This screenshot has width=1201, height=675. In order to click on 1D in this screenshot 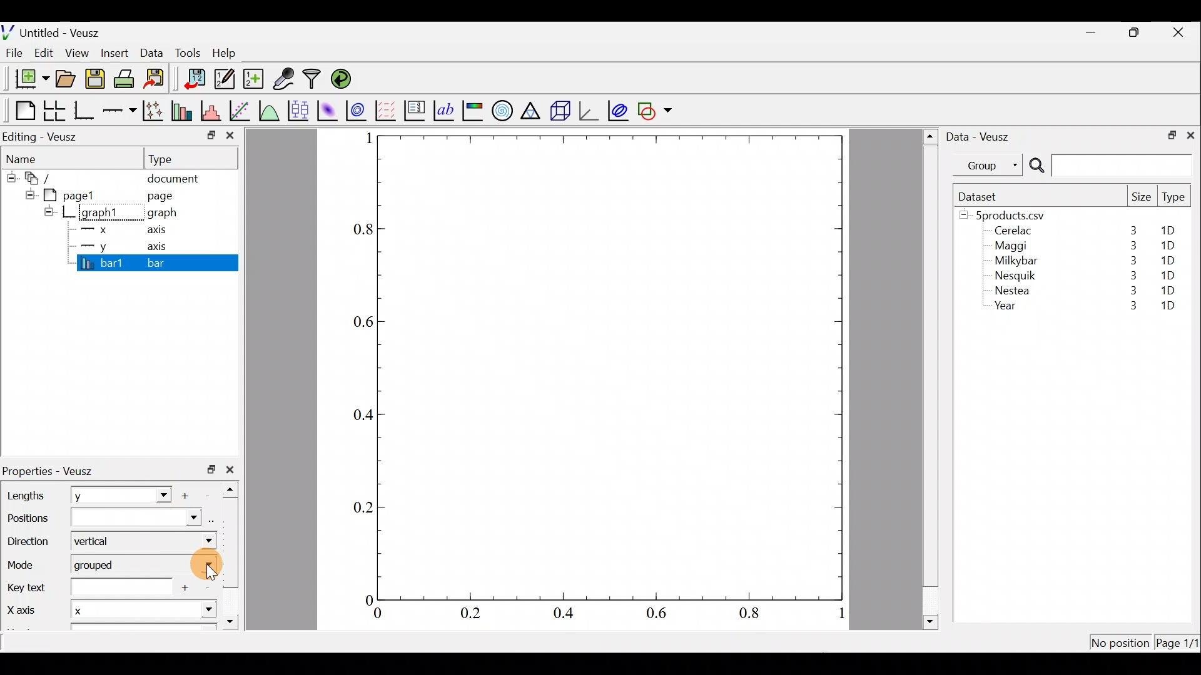, I will do `click(1168, 307)`.